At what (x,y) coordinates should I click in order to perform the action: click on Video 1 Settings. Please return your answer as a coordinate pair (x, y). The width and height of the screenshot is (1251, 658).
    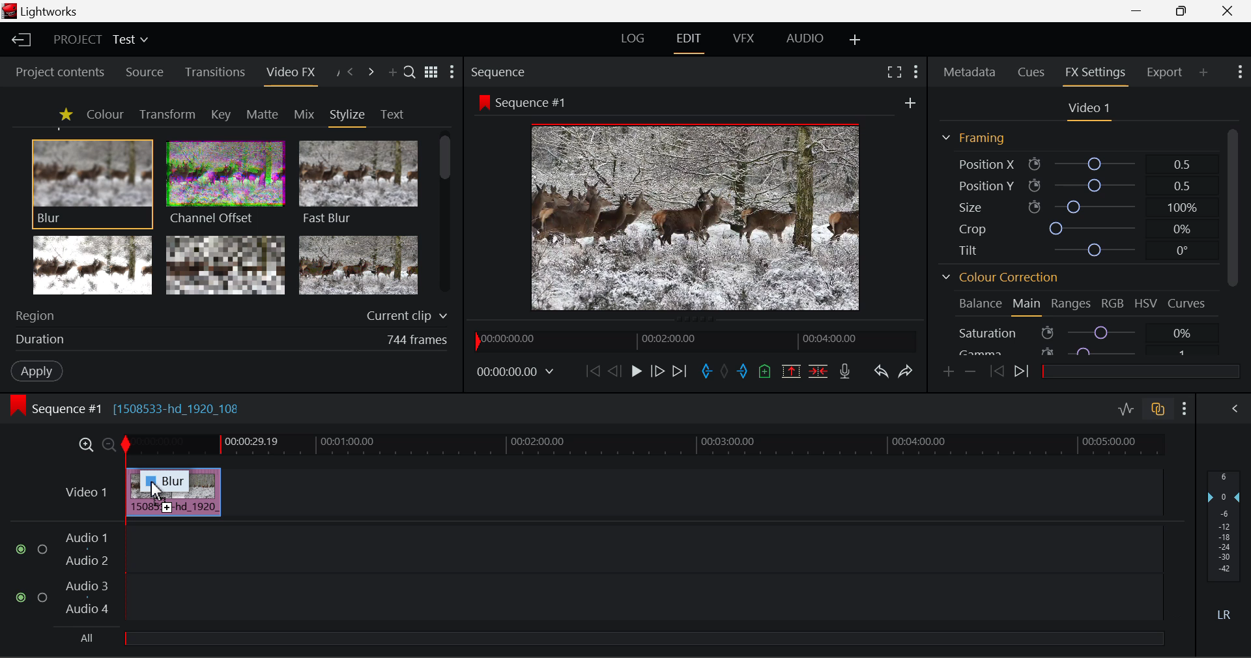
    Looking at the image, I should click on (1089, 109).